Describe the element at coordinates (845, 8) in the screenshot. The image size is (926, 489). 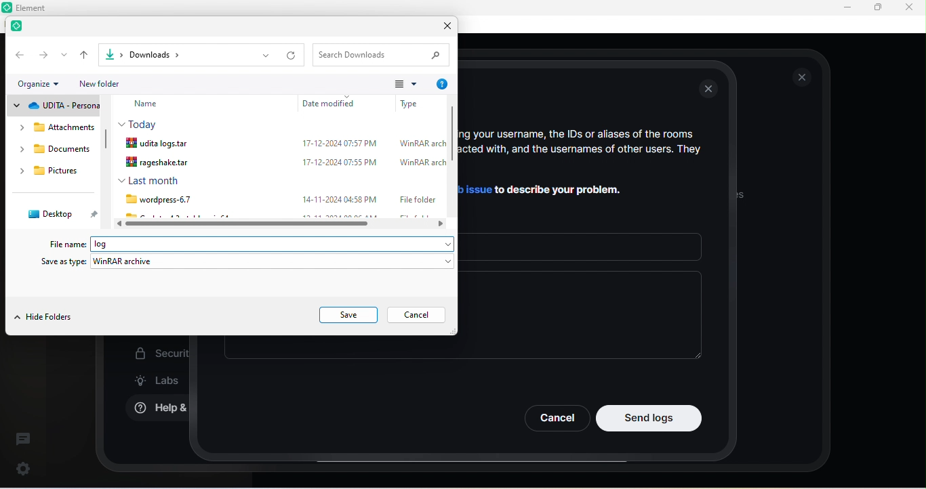
I see `minimize` at that location.